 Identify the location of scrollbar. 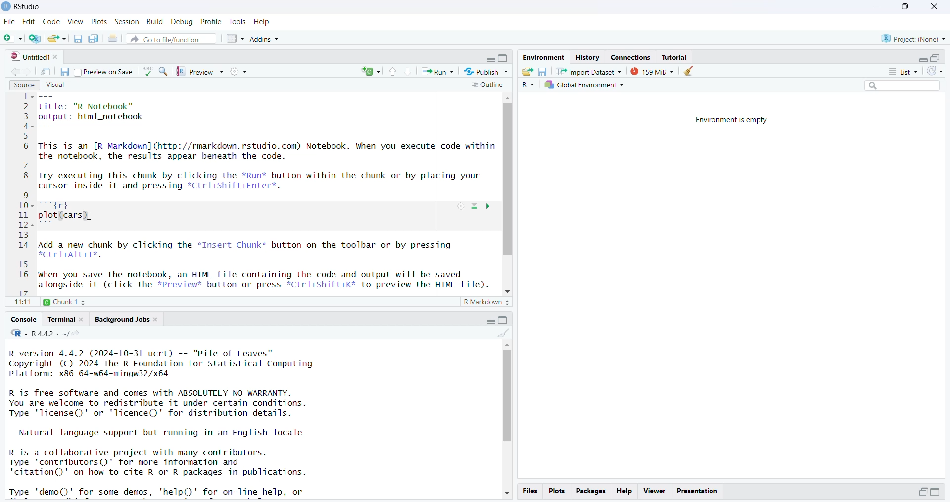
(506, 419).